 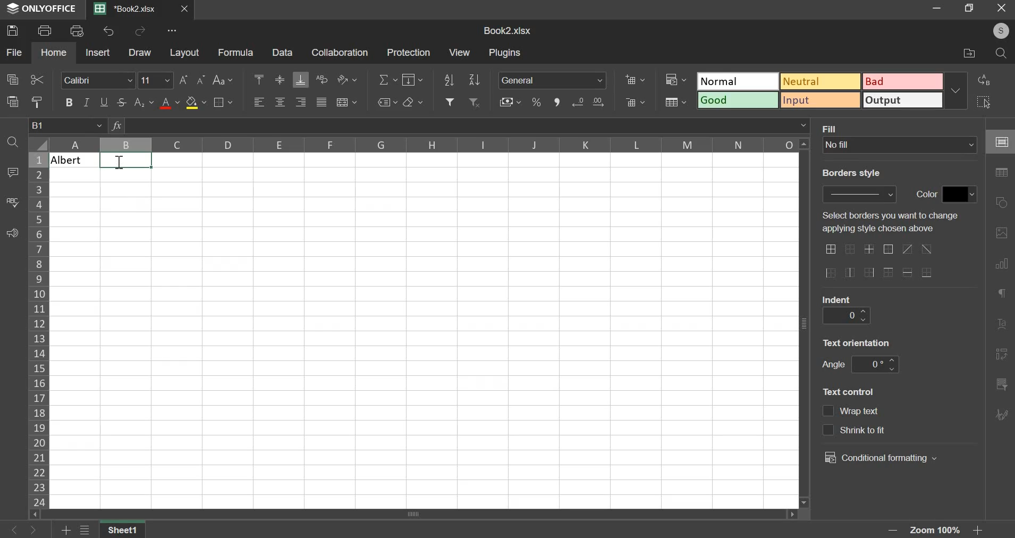 What do you see at coordinates (64, 530) in the screenshot?
I see `add sheets` at bounding box center [64, 530].